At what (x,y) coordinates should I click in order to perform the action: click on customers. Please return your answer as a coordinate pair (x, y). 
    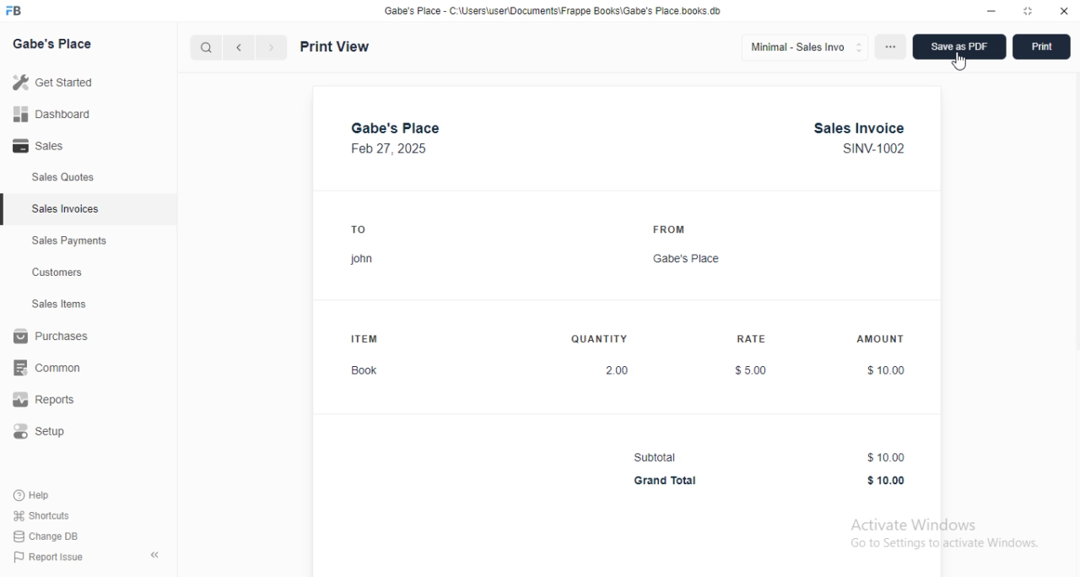
    Looking at the image, I should click on (58, 272).